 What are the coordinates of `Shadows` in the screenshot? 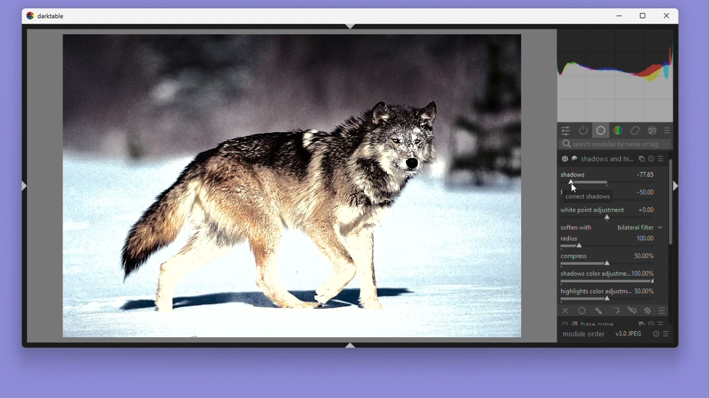 It's located at (573, 174).